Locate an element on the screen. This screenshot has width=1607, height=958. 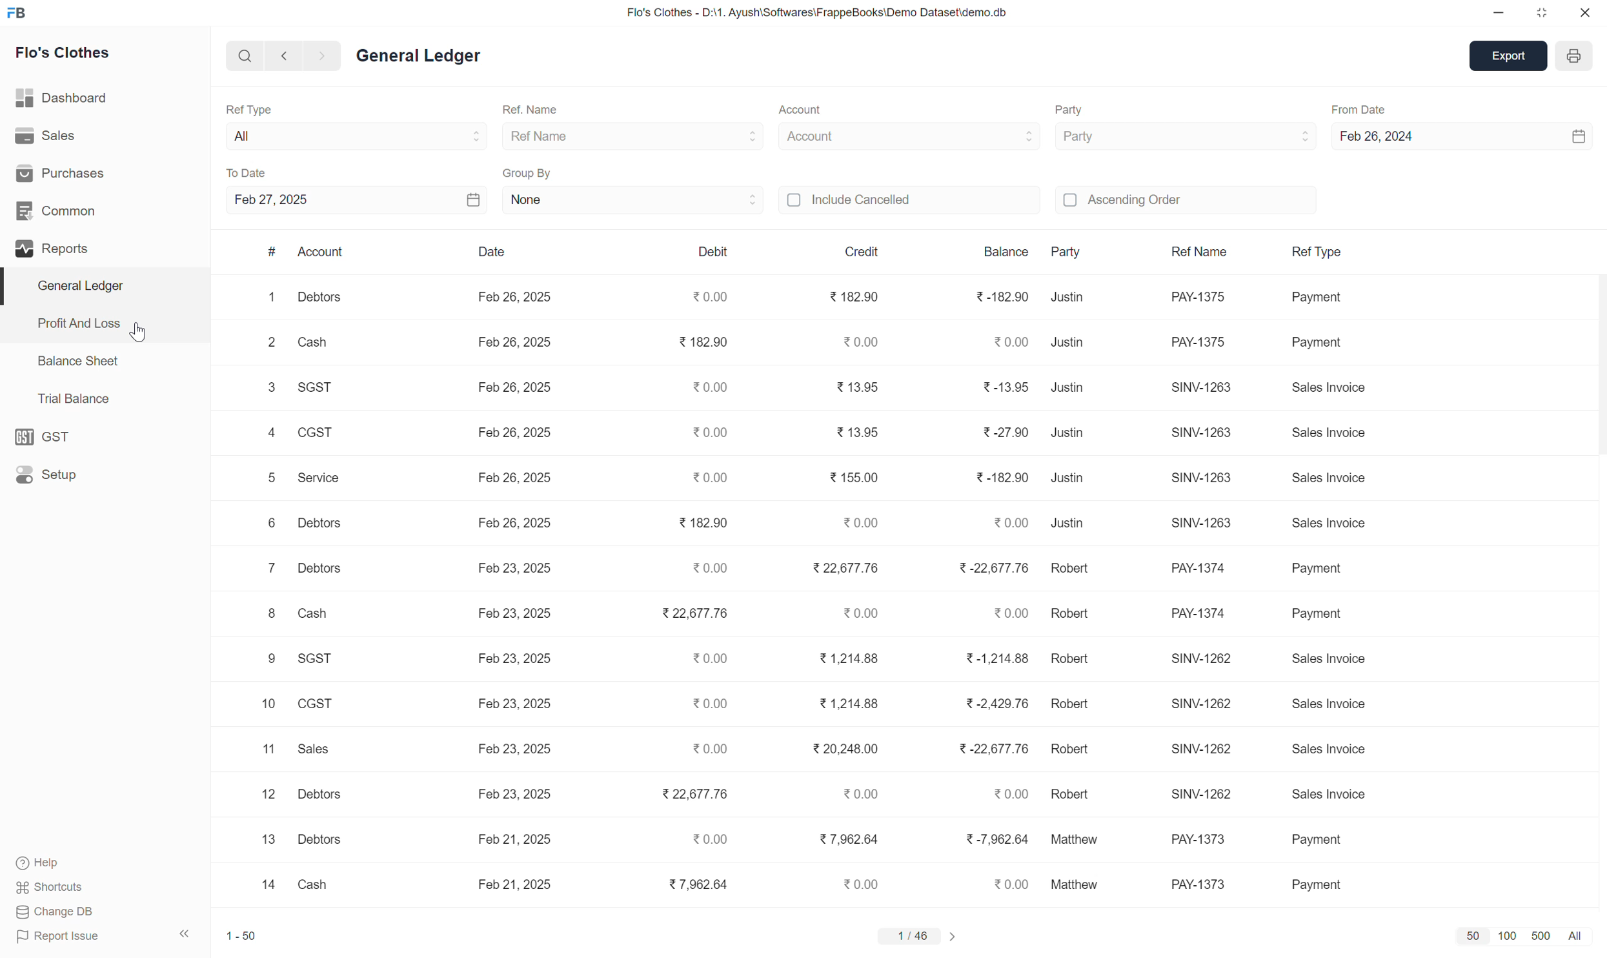
2 is located at coordinates (270, 345).